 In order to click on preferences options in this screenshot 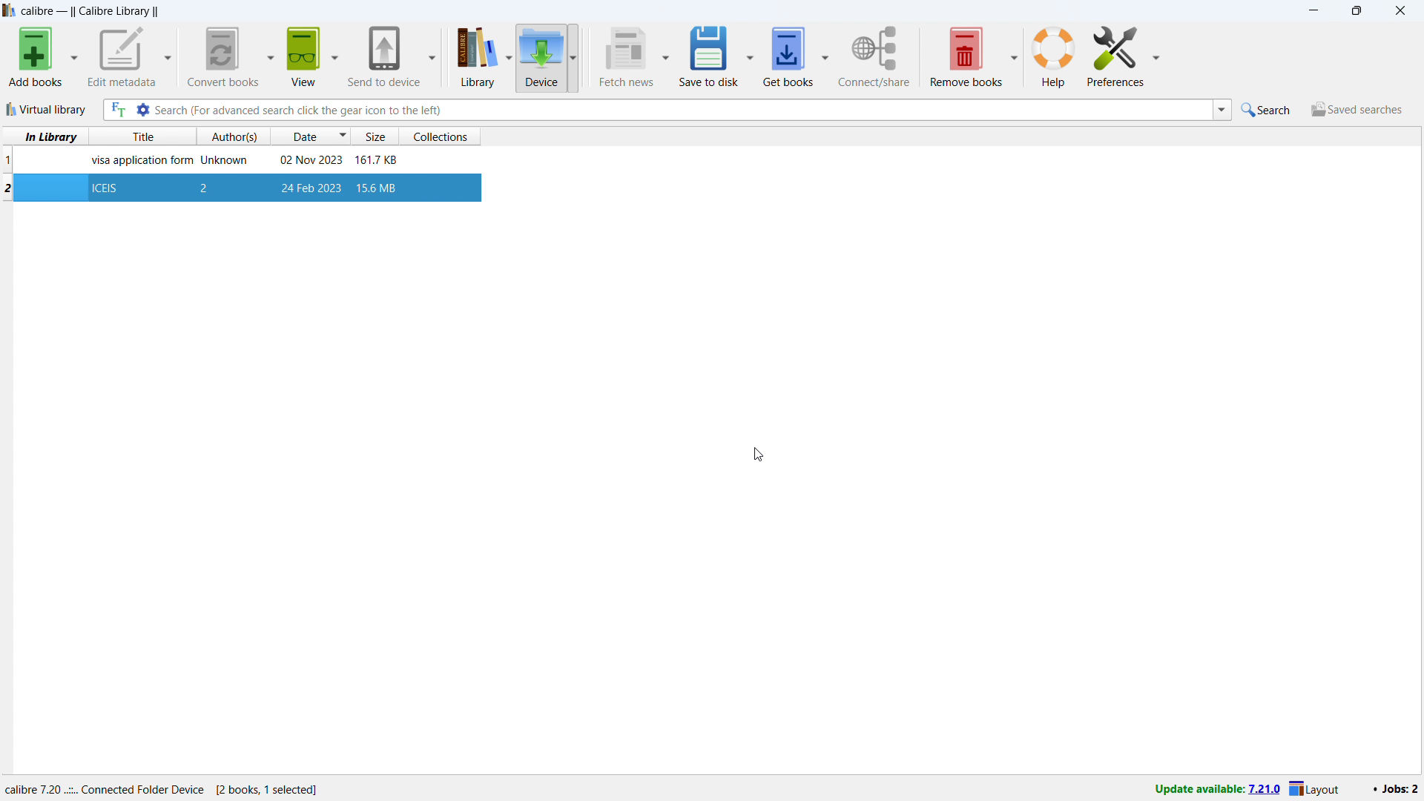, I will do `click(1155, 54)`.